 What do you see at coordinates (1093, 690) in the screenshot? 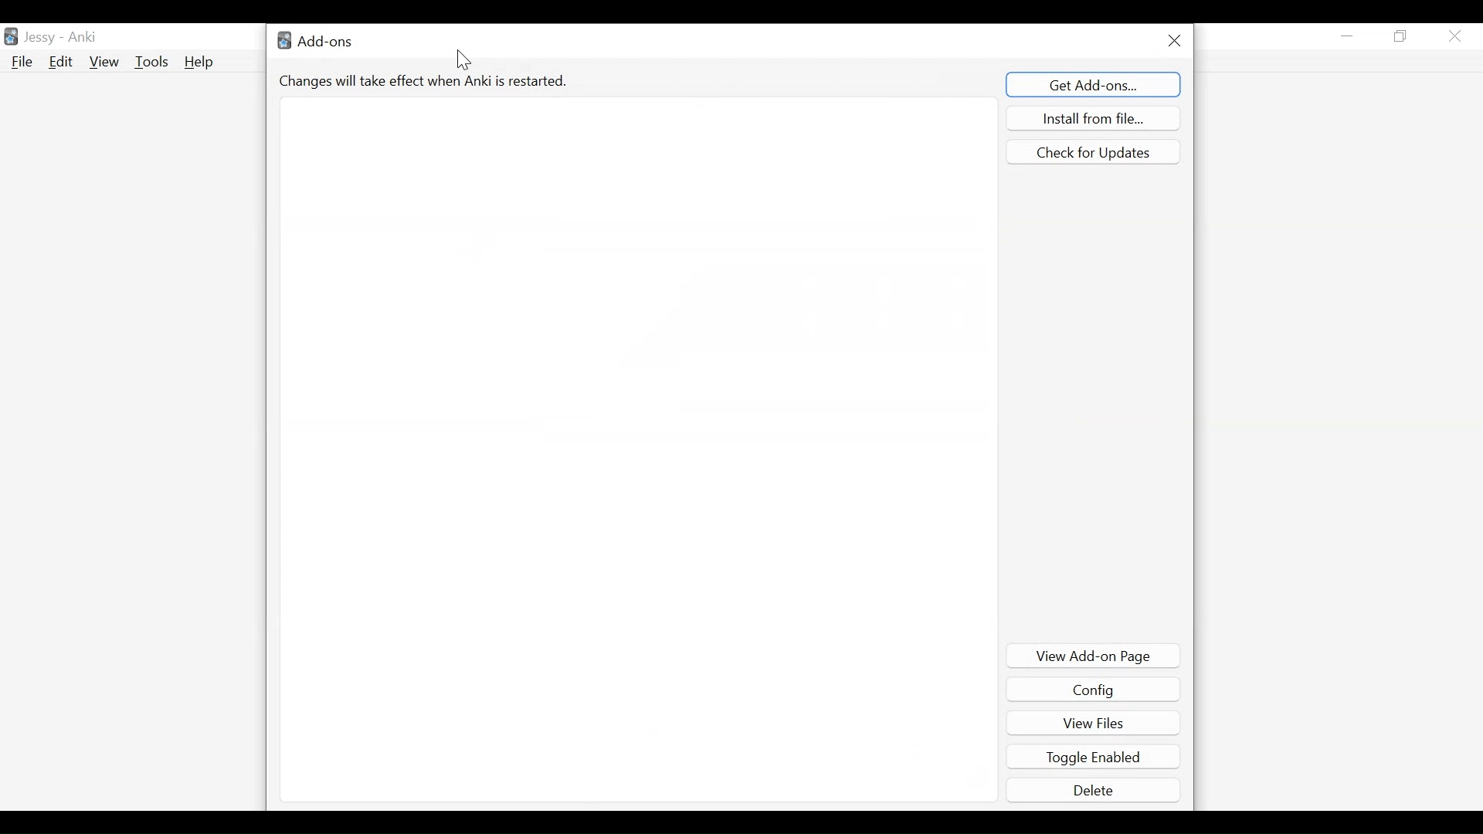
I see `Config` at bounding box center [1093, 690].